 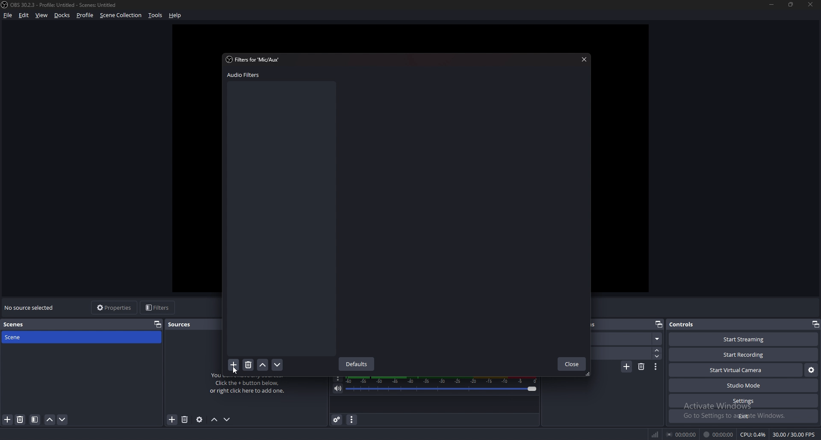 What do you see at coordinates (719, 434) in the screenshot?
I see `00:00:00` at bounding box center [719, 434].